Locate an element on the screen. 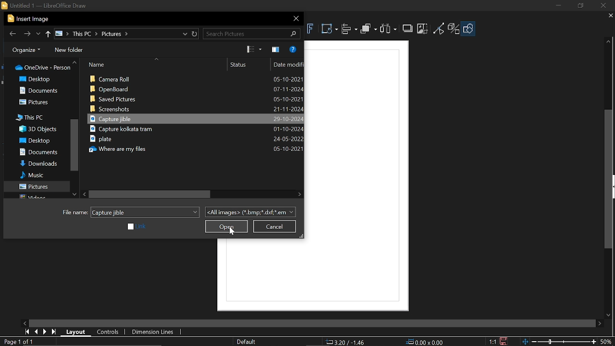  Previous folder is located at coordinates (49, 34).